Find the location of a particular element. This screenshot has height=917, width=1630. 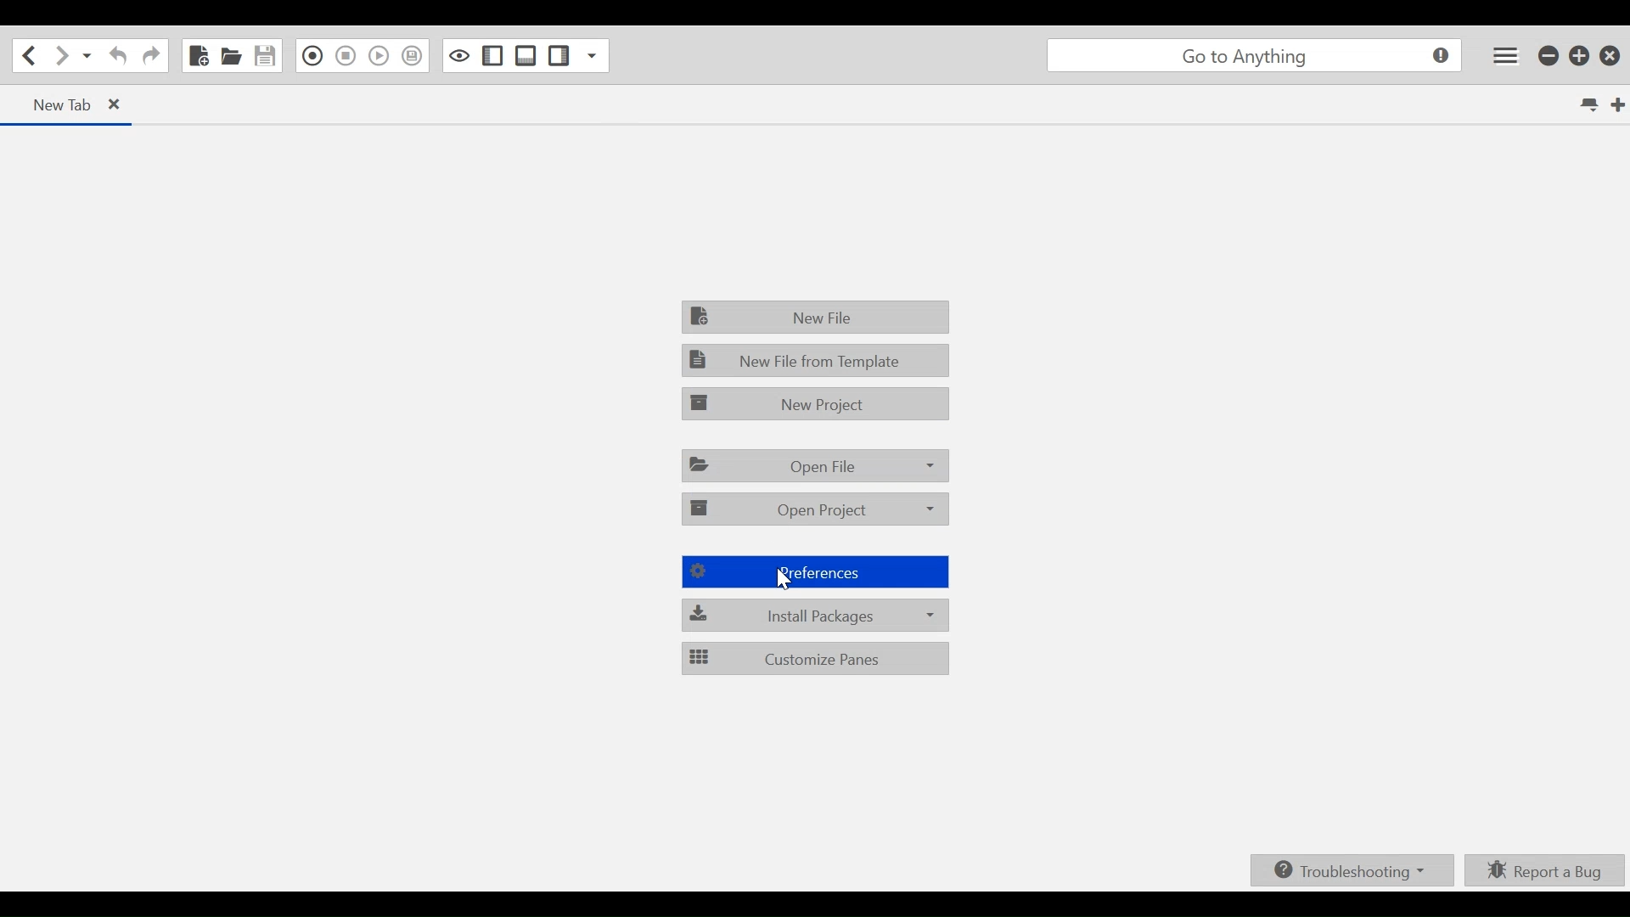

Troubleshooting is located at coordinates (1353, 869).